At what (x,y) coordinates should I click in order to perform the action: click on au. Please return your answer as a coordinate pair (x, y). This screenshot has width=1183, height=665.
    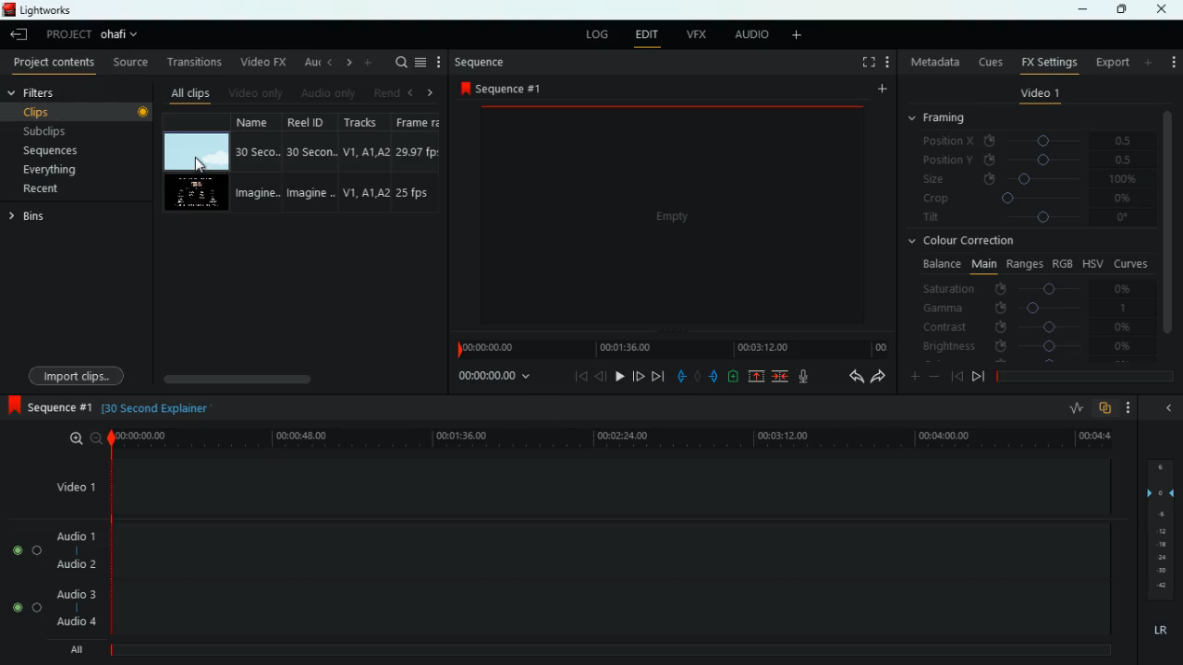
    Looking at the image, I should click on (306, 60).